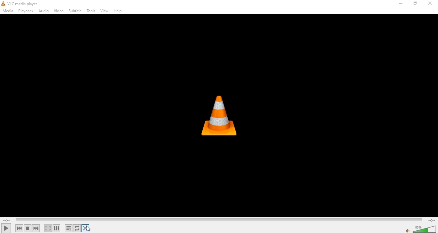 The width and height of the screenshot is (438, 233). Describe the element at coordinates (6, 228) in the screenshot. I see `play` at that location.